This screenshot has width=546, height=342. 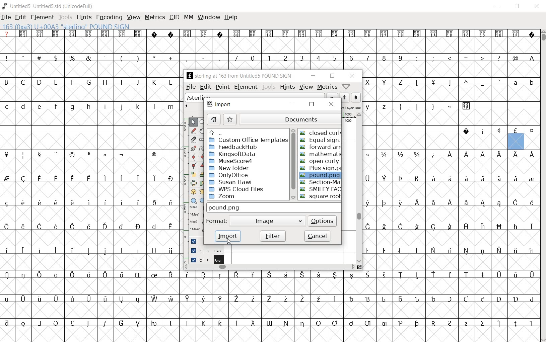 I want to click on Symbol, so click(x=532, y=203).